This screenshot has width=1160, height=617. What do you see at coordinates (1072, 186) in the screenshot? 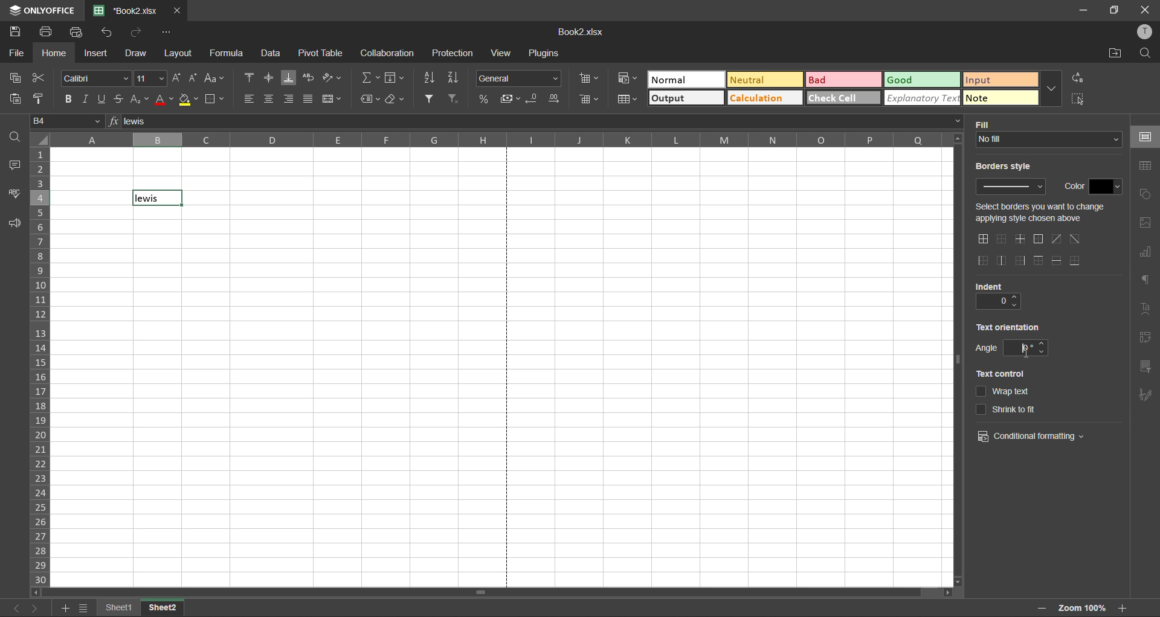
I see `color` at bounding box center [1072, 186].